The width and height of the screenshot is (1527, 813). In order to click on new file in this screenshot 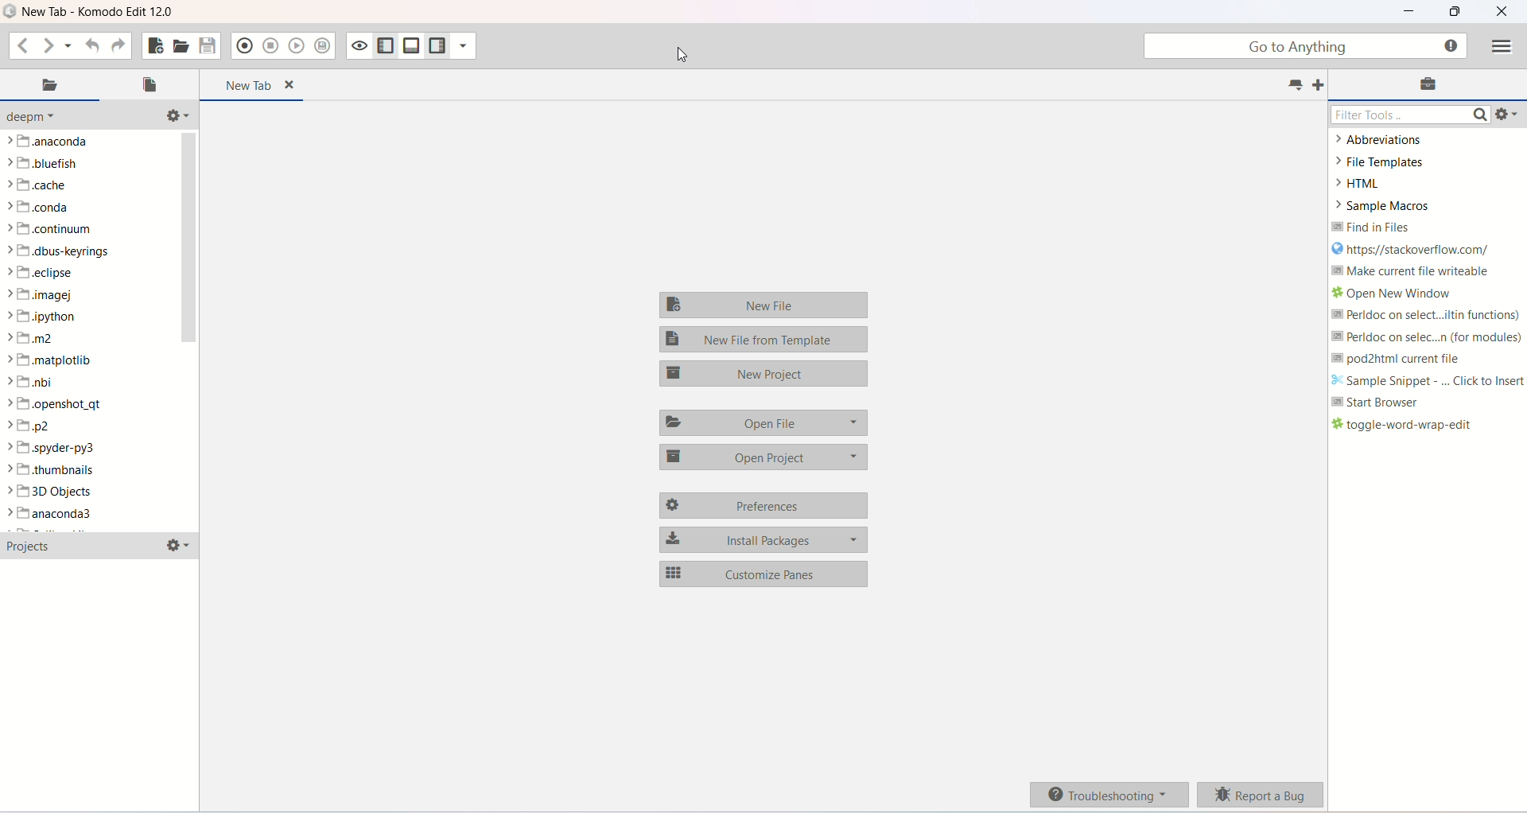, I will do `click(153, 45)`.